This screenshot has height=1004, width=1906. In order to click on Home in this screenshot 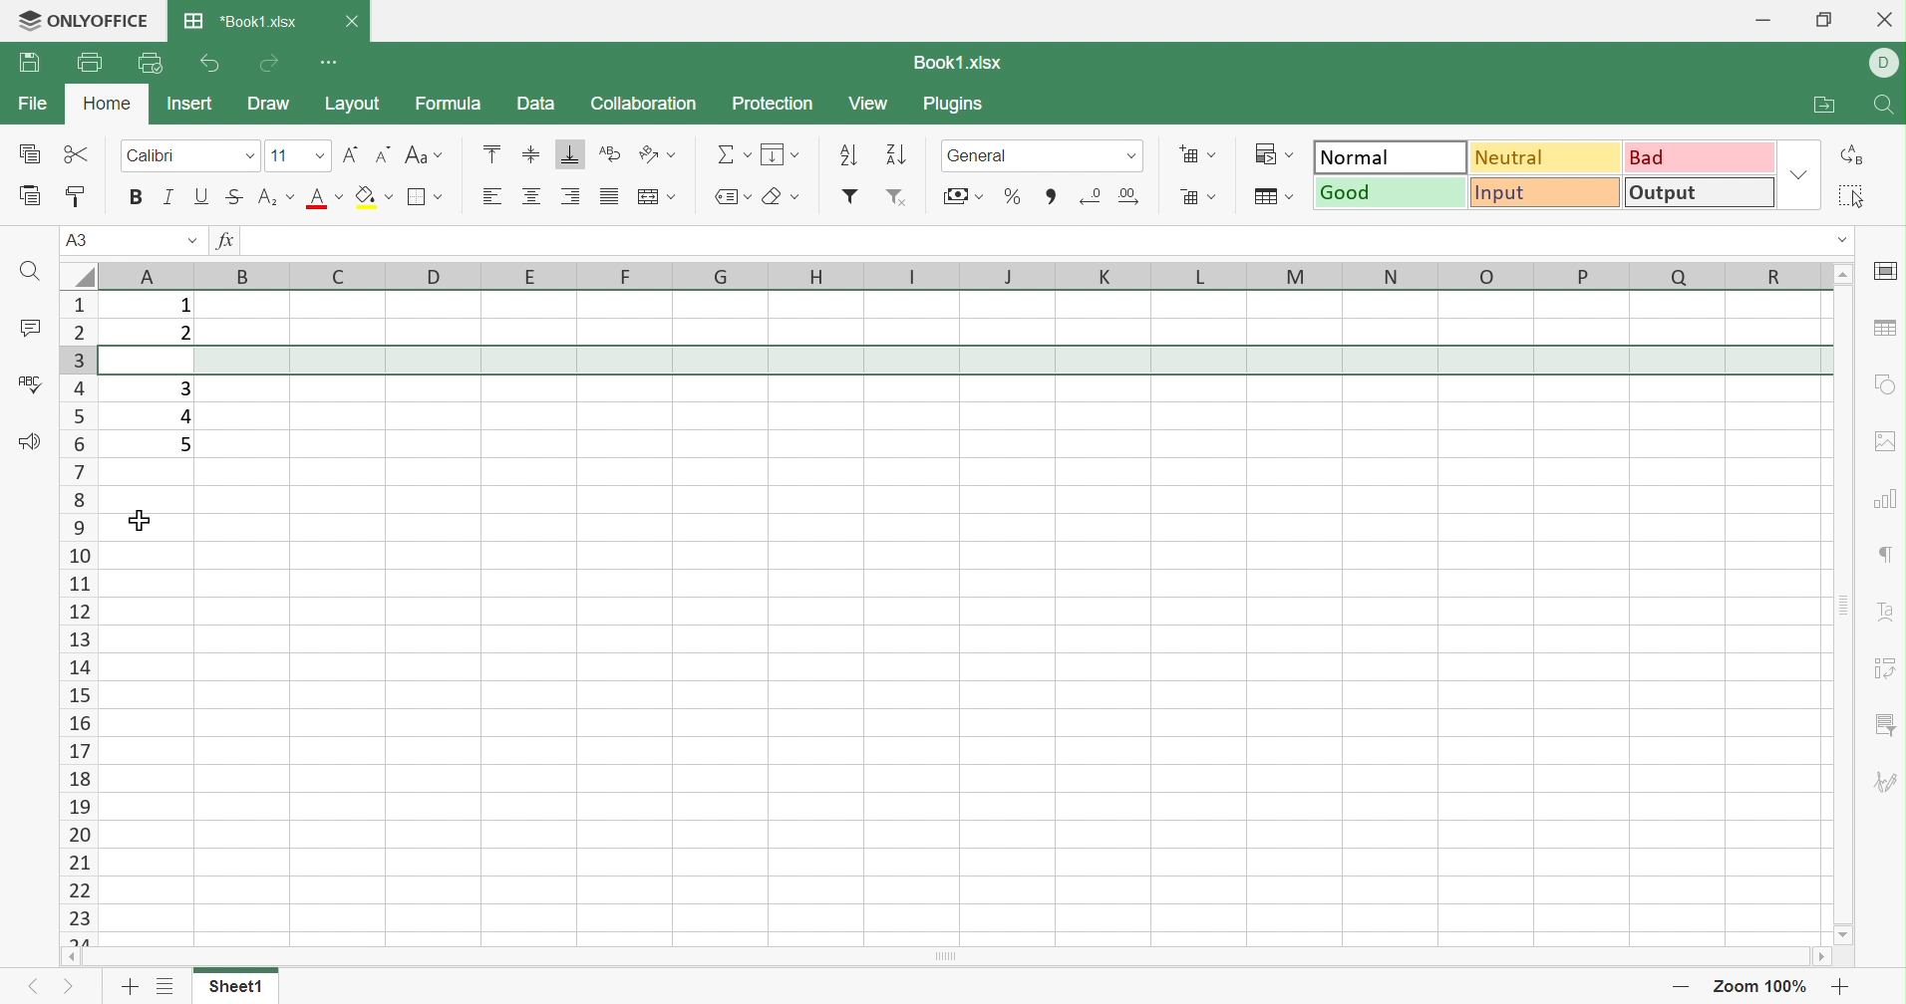, I will do `click(105, 102)`.